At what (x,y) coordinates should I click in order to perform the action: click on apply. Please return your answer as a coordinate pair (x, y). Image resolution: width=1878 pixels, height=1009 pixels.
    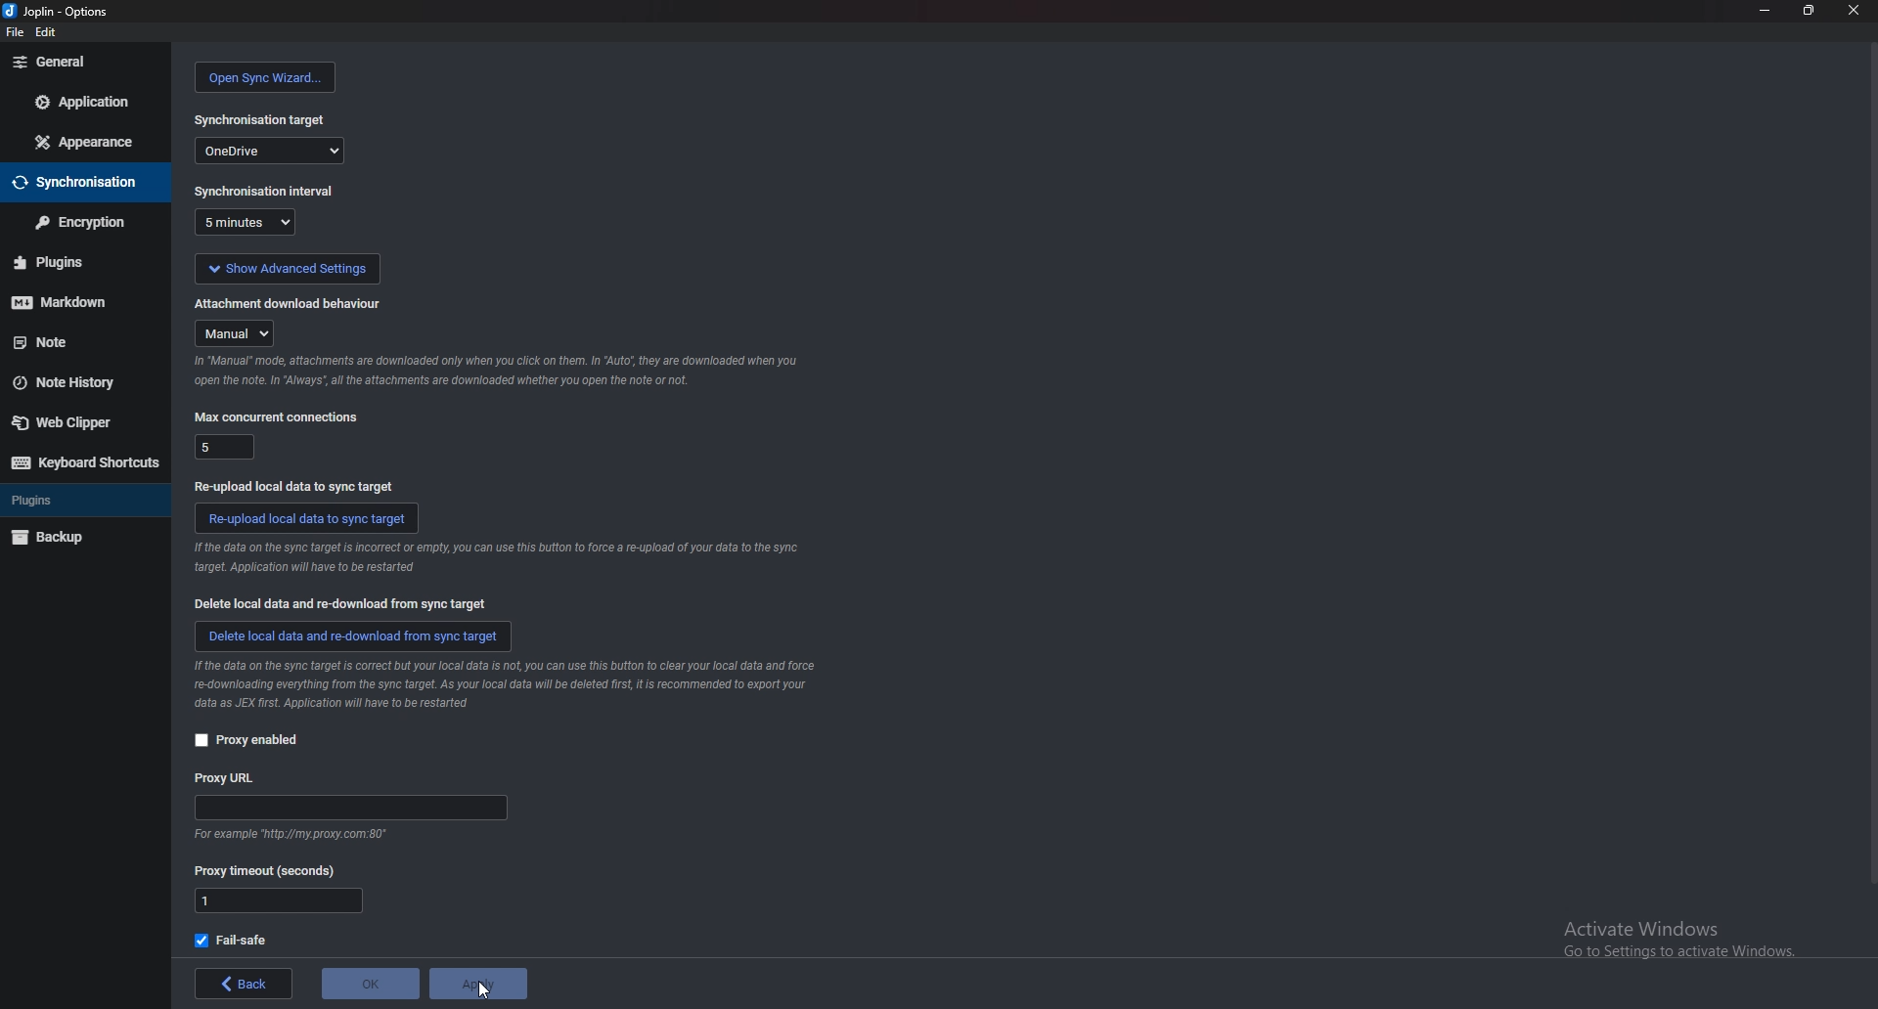
    Looking at the image, I should click on (479, 983).